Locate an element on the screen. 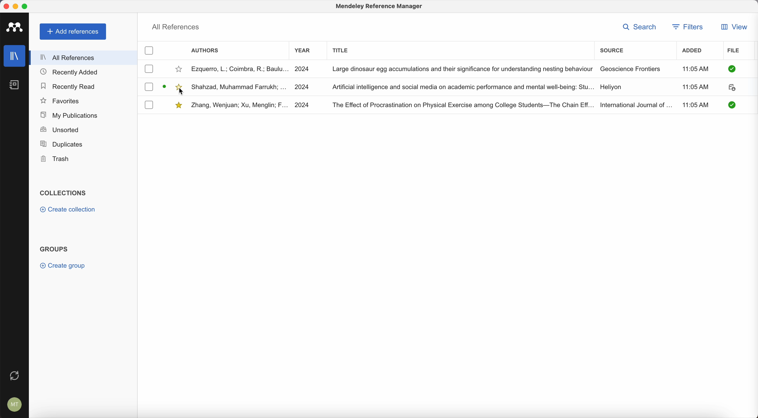 The height and width of the screenshot is (418, 758). International Journal of... is located at coordinates (636, 104).